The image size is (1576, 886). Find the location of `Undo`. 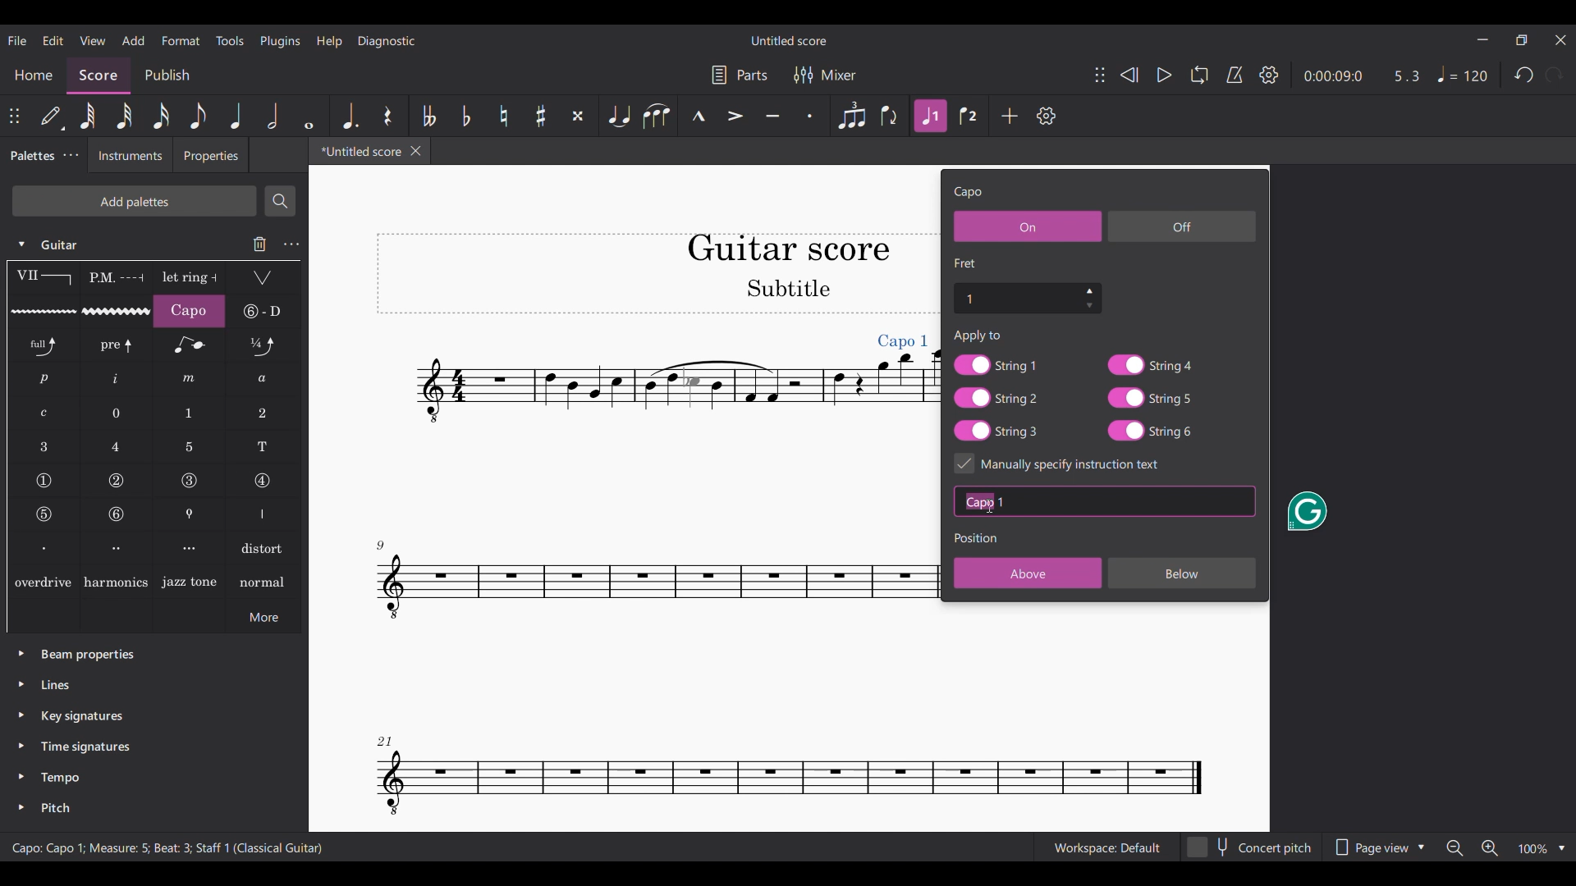

Undo is located at coordinates (1523, 75).